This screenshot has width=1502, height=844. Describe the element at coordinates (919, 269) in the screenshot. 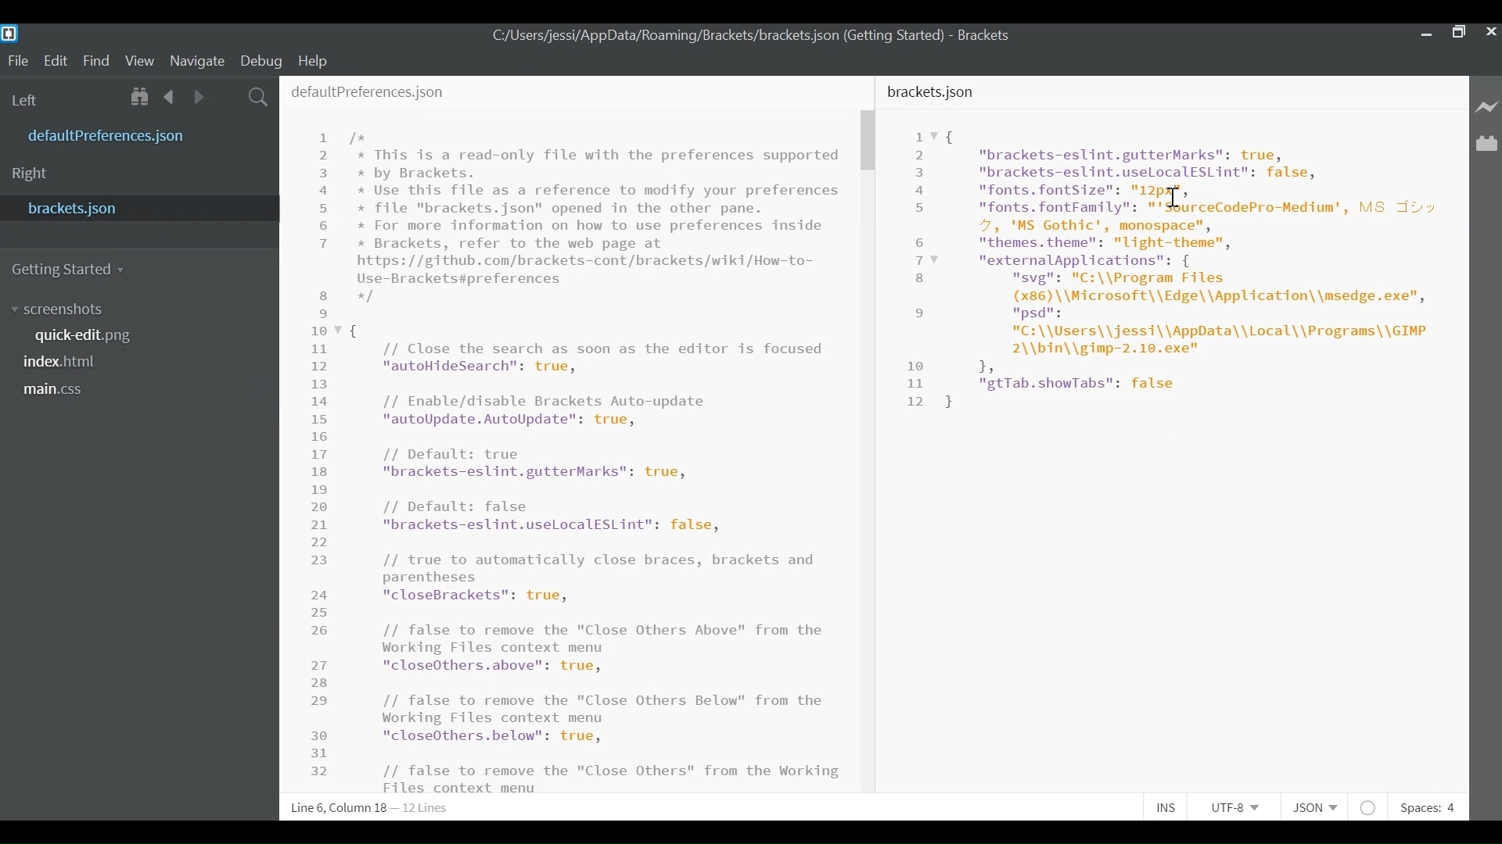

I see `Line Number` at that location.